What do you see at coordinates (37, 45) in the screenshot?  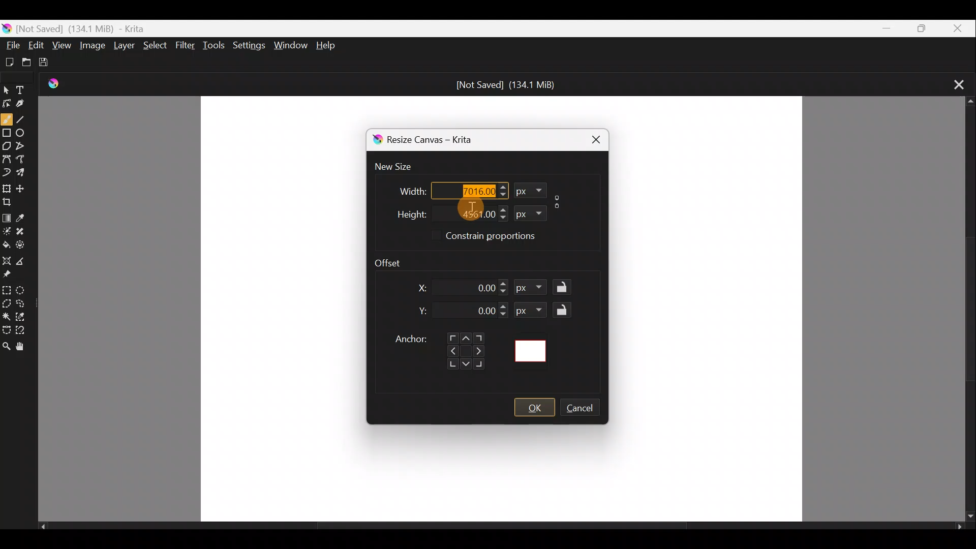 I see `Edit` at bounding box center [37, 45].